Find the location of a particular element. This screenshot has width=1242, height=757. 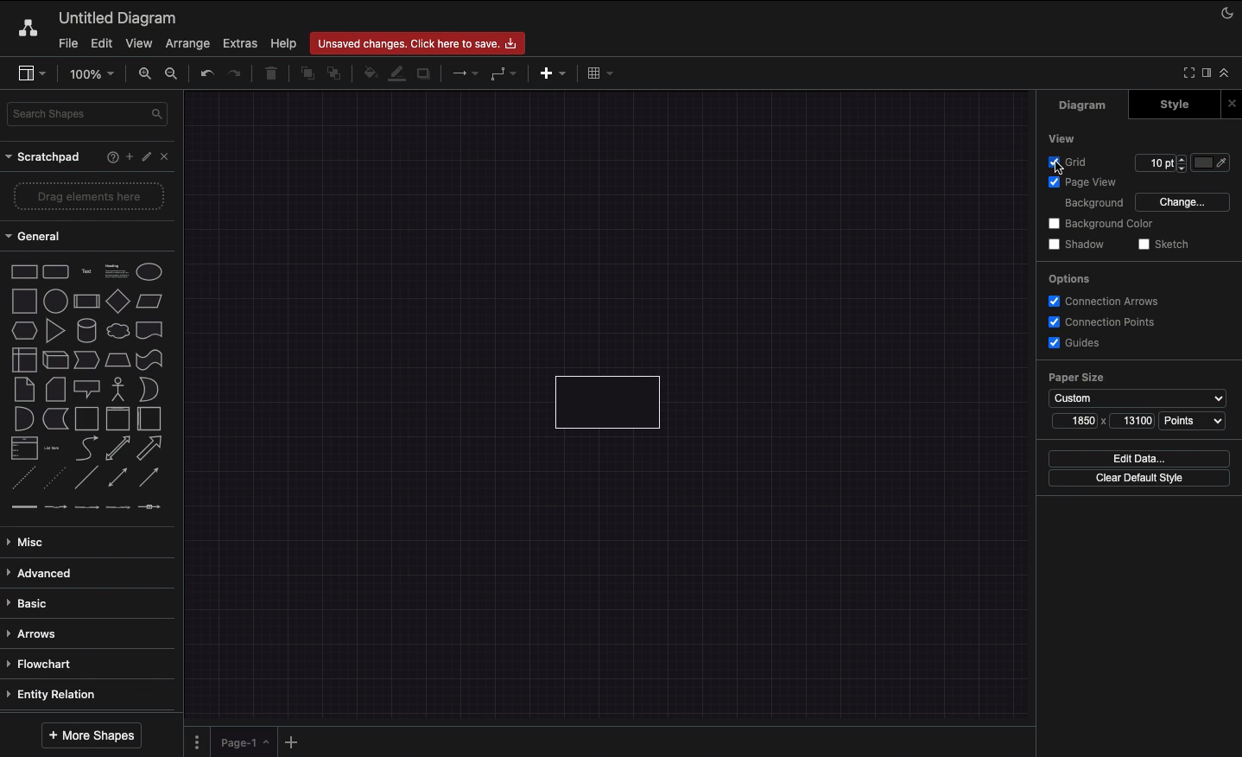

More shapes is located at coordinates (92, 735).